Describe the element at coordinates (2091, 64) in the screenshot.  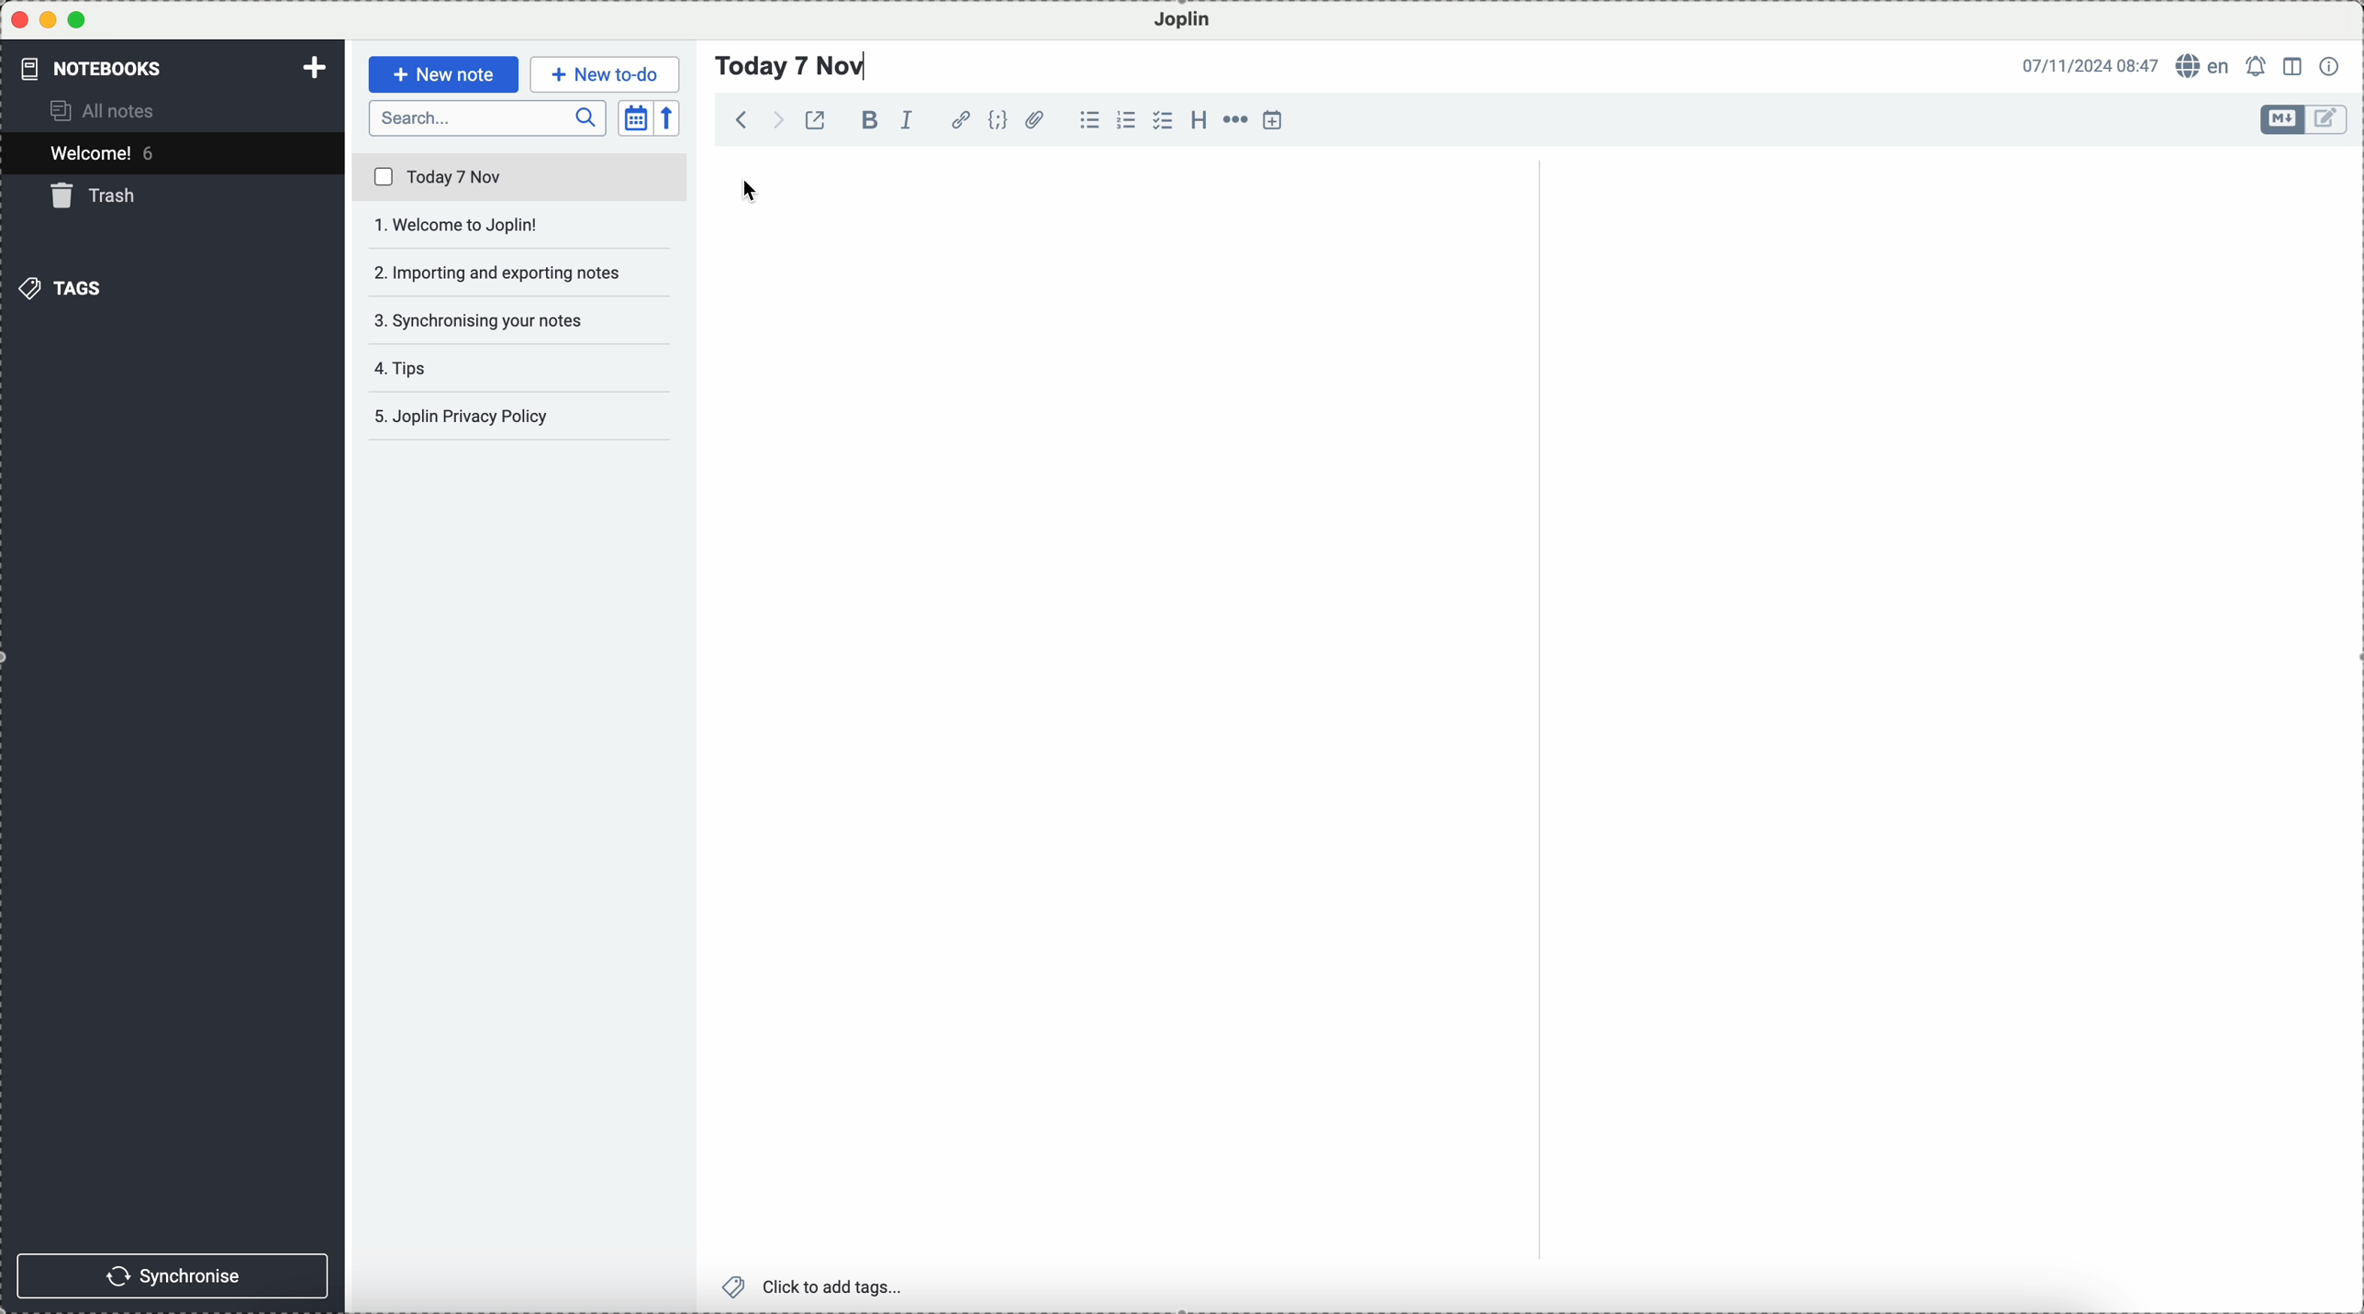
I see `date and hour` at that location.